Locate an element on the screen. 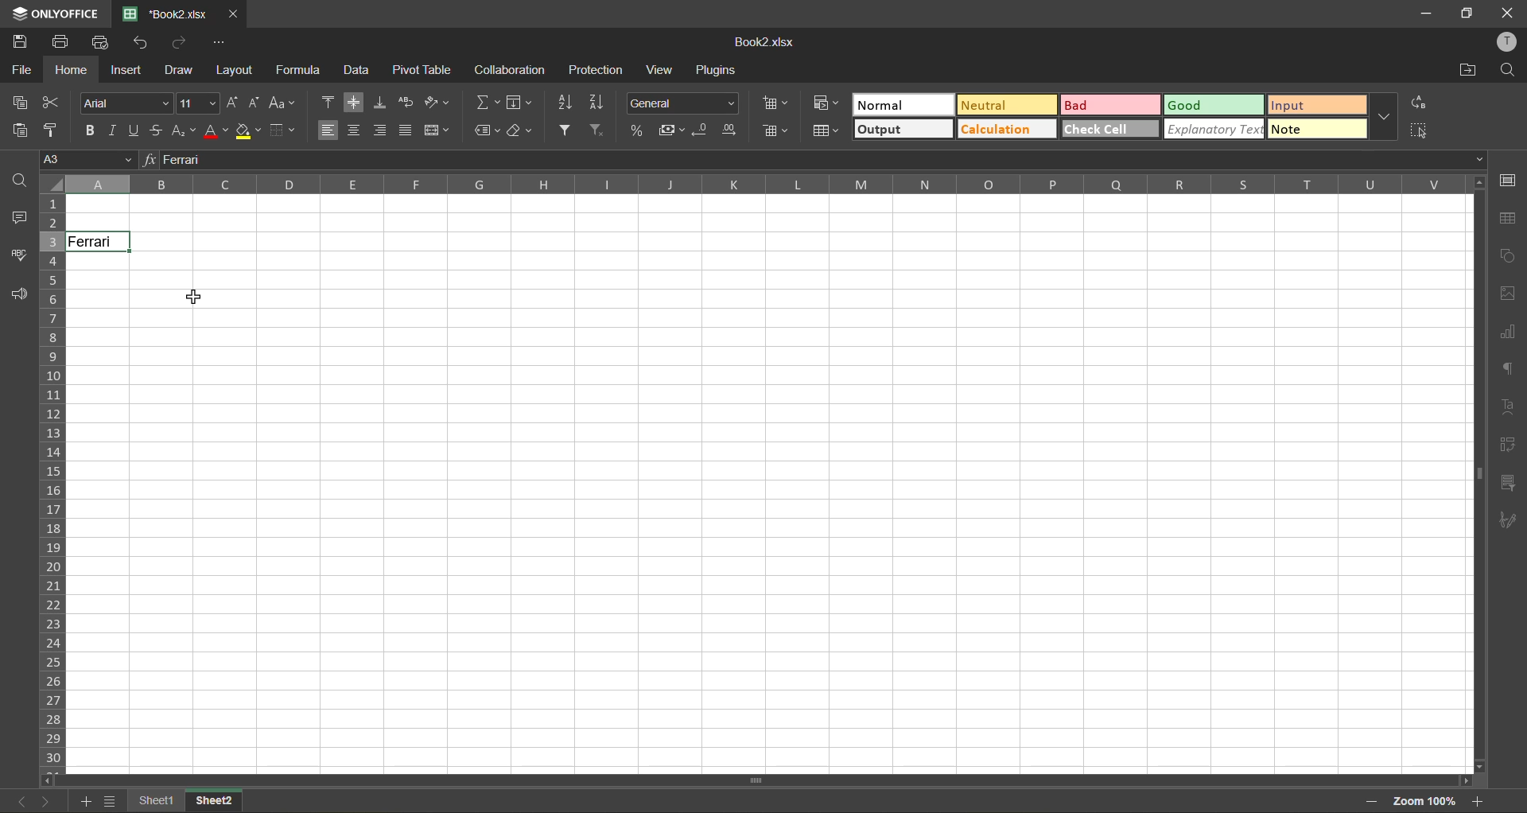  sheet 2 is located at coordinates (227, 801).